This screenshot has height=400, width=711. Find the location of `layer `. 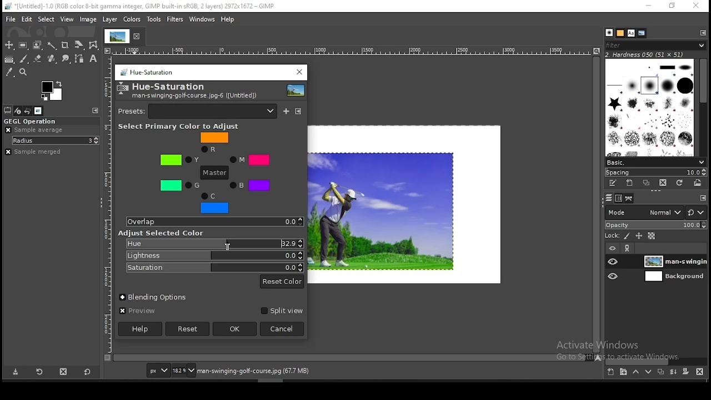

layer  is located at coordinates (675, 262).